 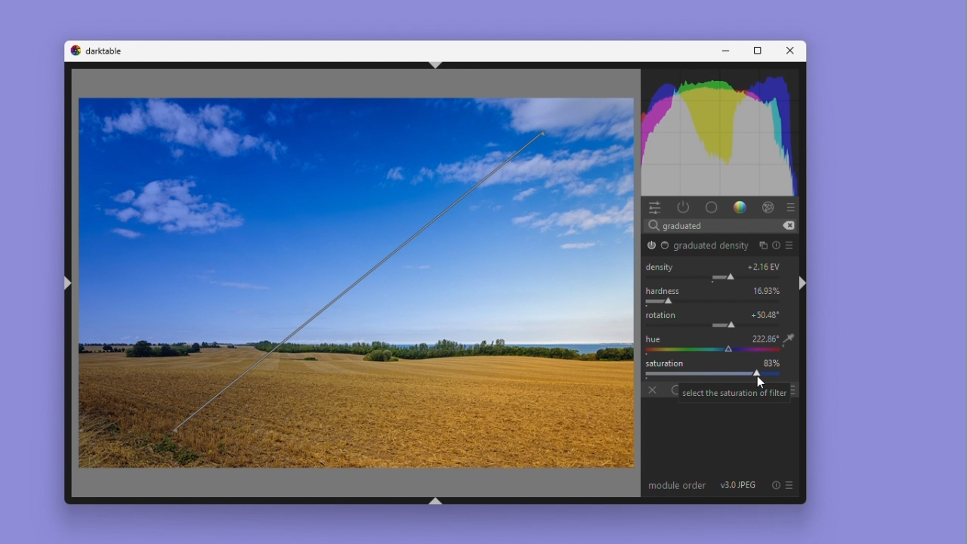 What do you see at coordinates (719, 372) in the screenshot?
I see `Saturation` at bounding box center [719, 372].